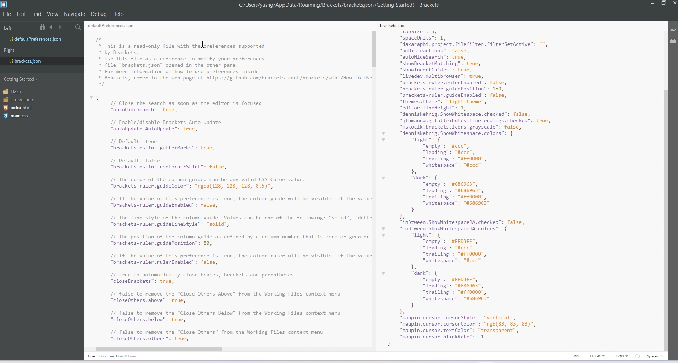  What do you see at coordinates (673, 42) in the screenshot?
I see `Extension Manager` at bounding box center [673, 42].